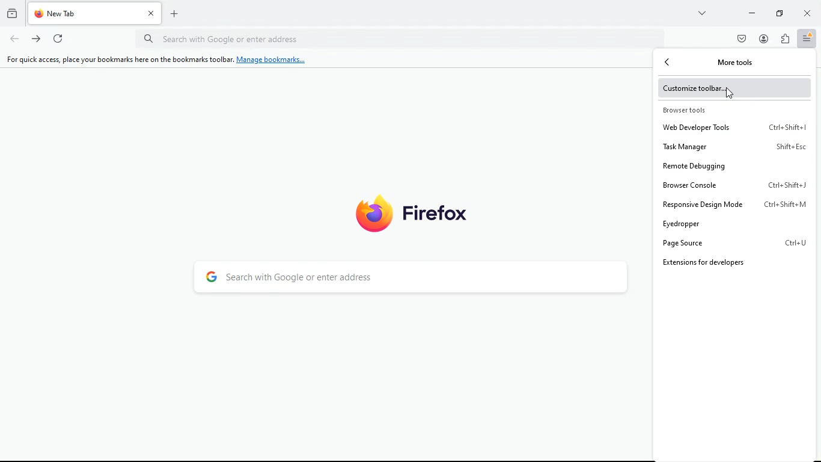 Image resolution: width=821 pixels, height=462 pixels. Describe the element at coordinates (731, 94) in the screenshot. I see `Cursor` at that location.